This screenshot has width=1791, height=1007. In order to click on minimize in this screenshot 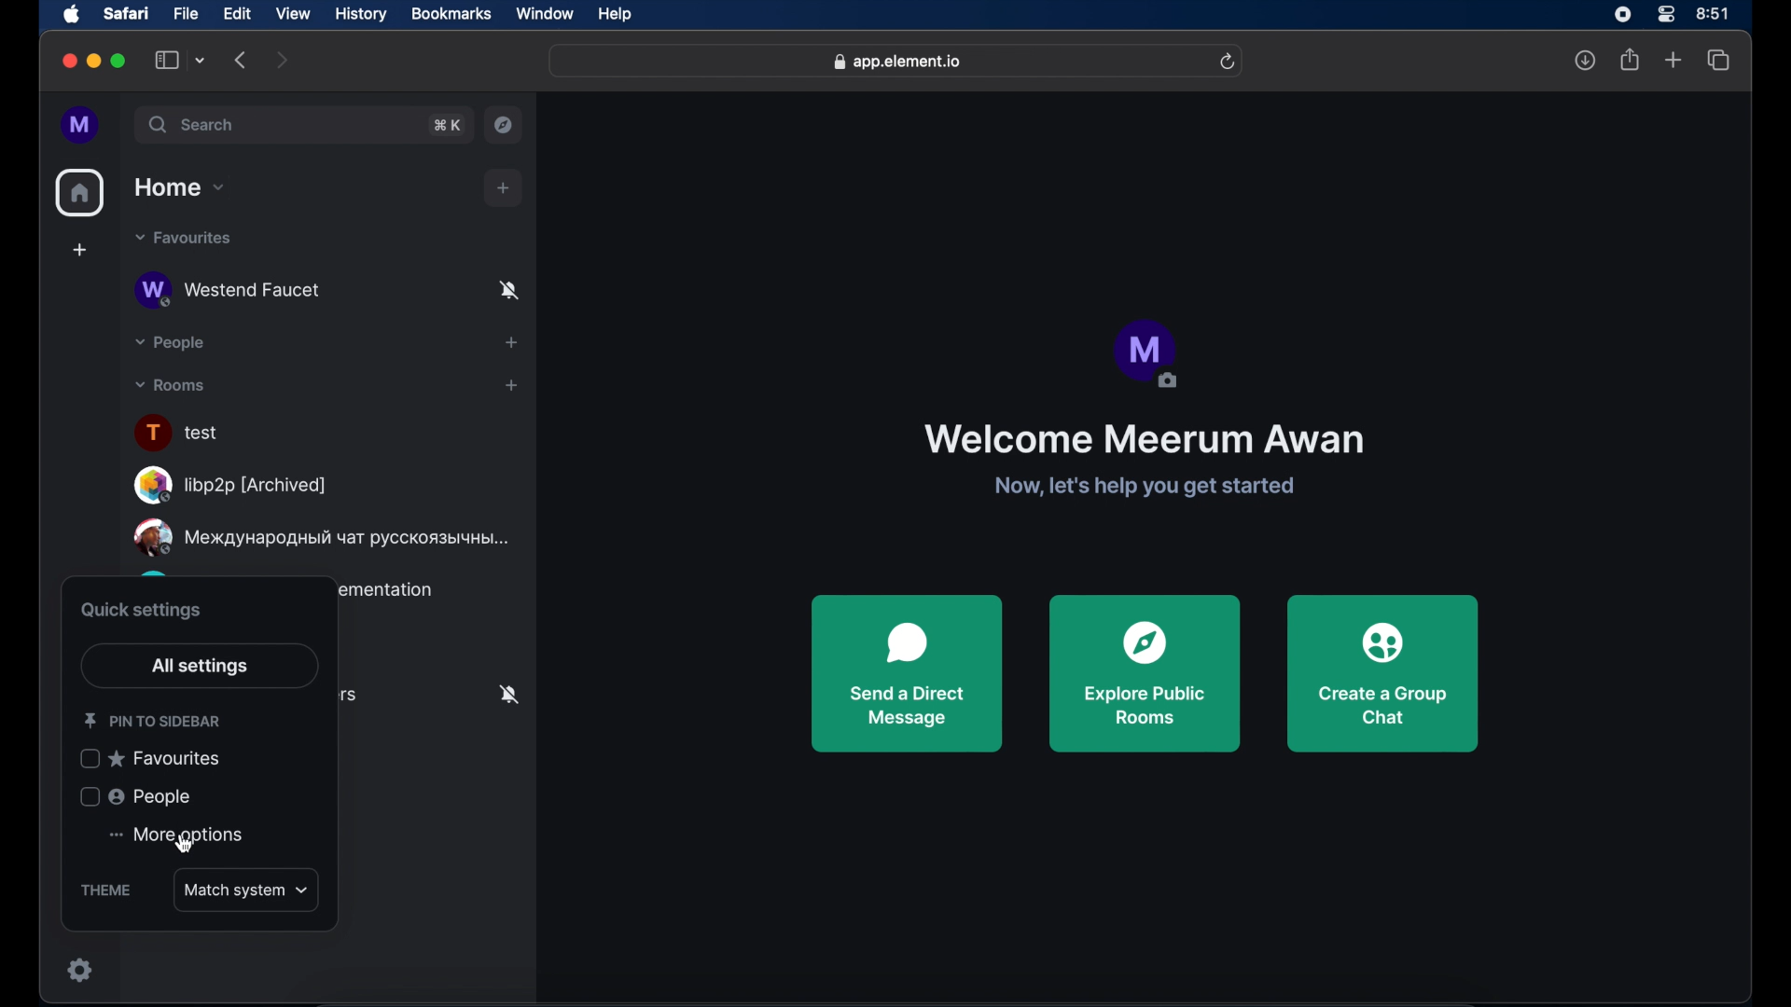, I will do `click(94, 61)`.